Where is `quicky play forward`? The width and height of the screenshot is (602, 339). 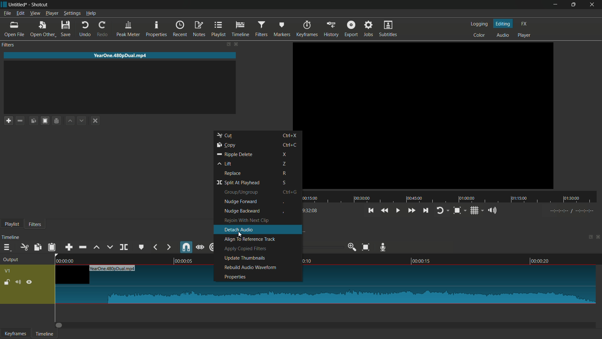
quicky play forward is located at coordinates (411, 211).